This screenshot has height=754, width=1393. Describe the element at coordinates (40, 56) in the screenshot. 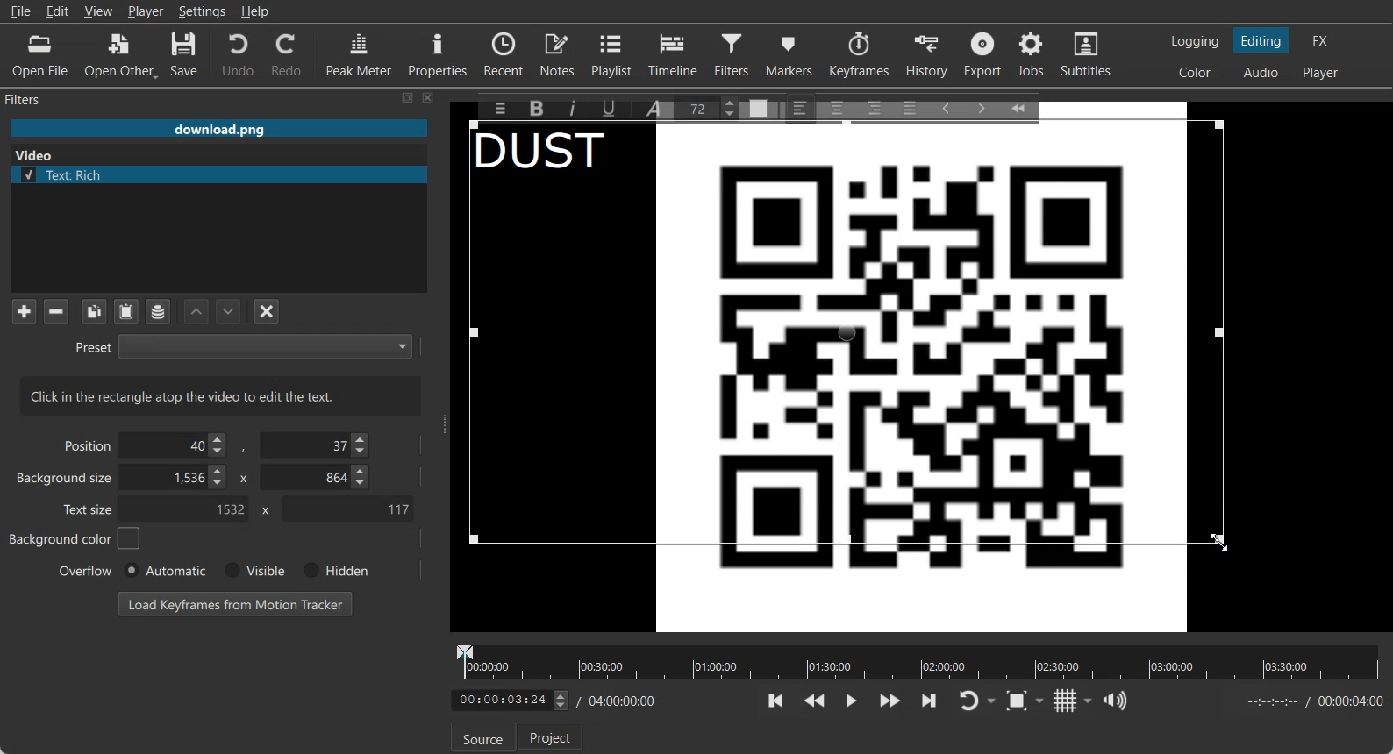

I see `Open File` at that location.